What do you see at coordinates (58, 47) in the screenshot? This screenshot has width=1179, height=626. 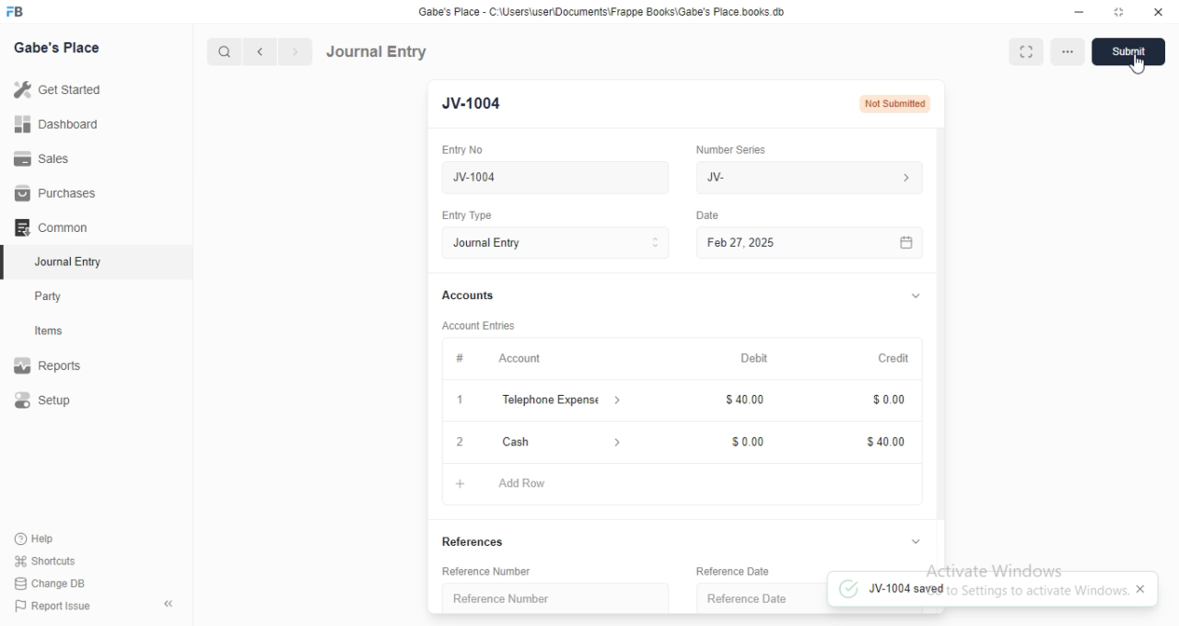 I see `Gabe's Place` at bounding box center [58, 47].